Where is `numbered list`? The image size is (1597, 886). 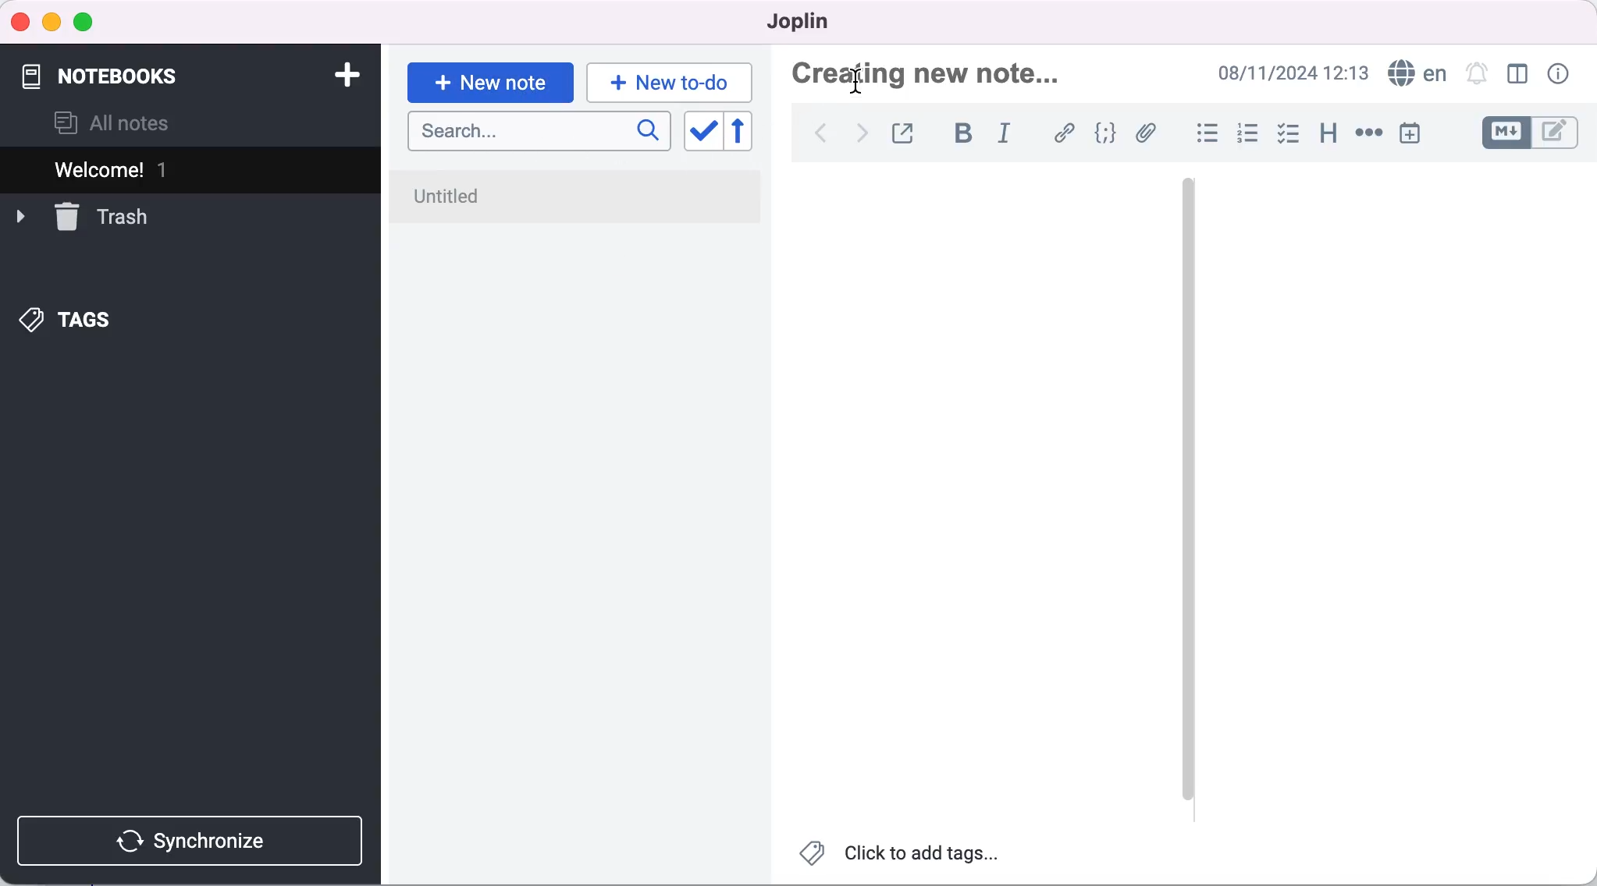 numbered list is located at coordinates (1250, 136).